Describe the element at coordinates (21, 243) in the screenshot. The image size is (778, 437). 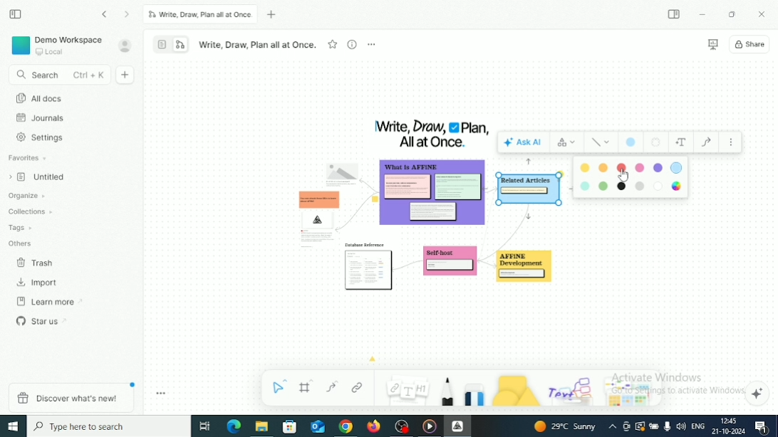
I see `Others` at that location.